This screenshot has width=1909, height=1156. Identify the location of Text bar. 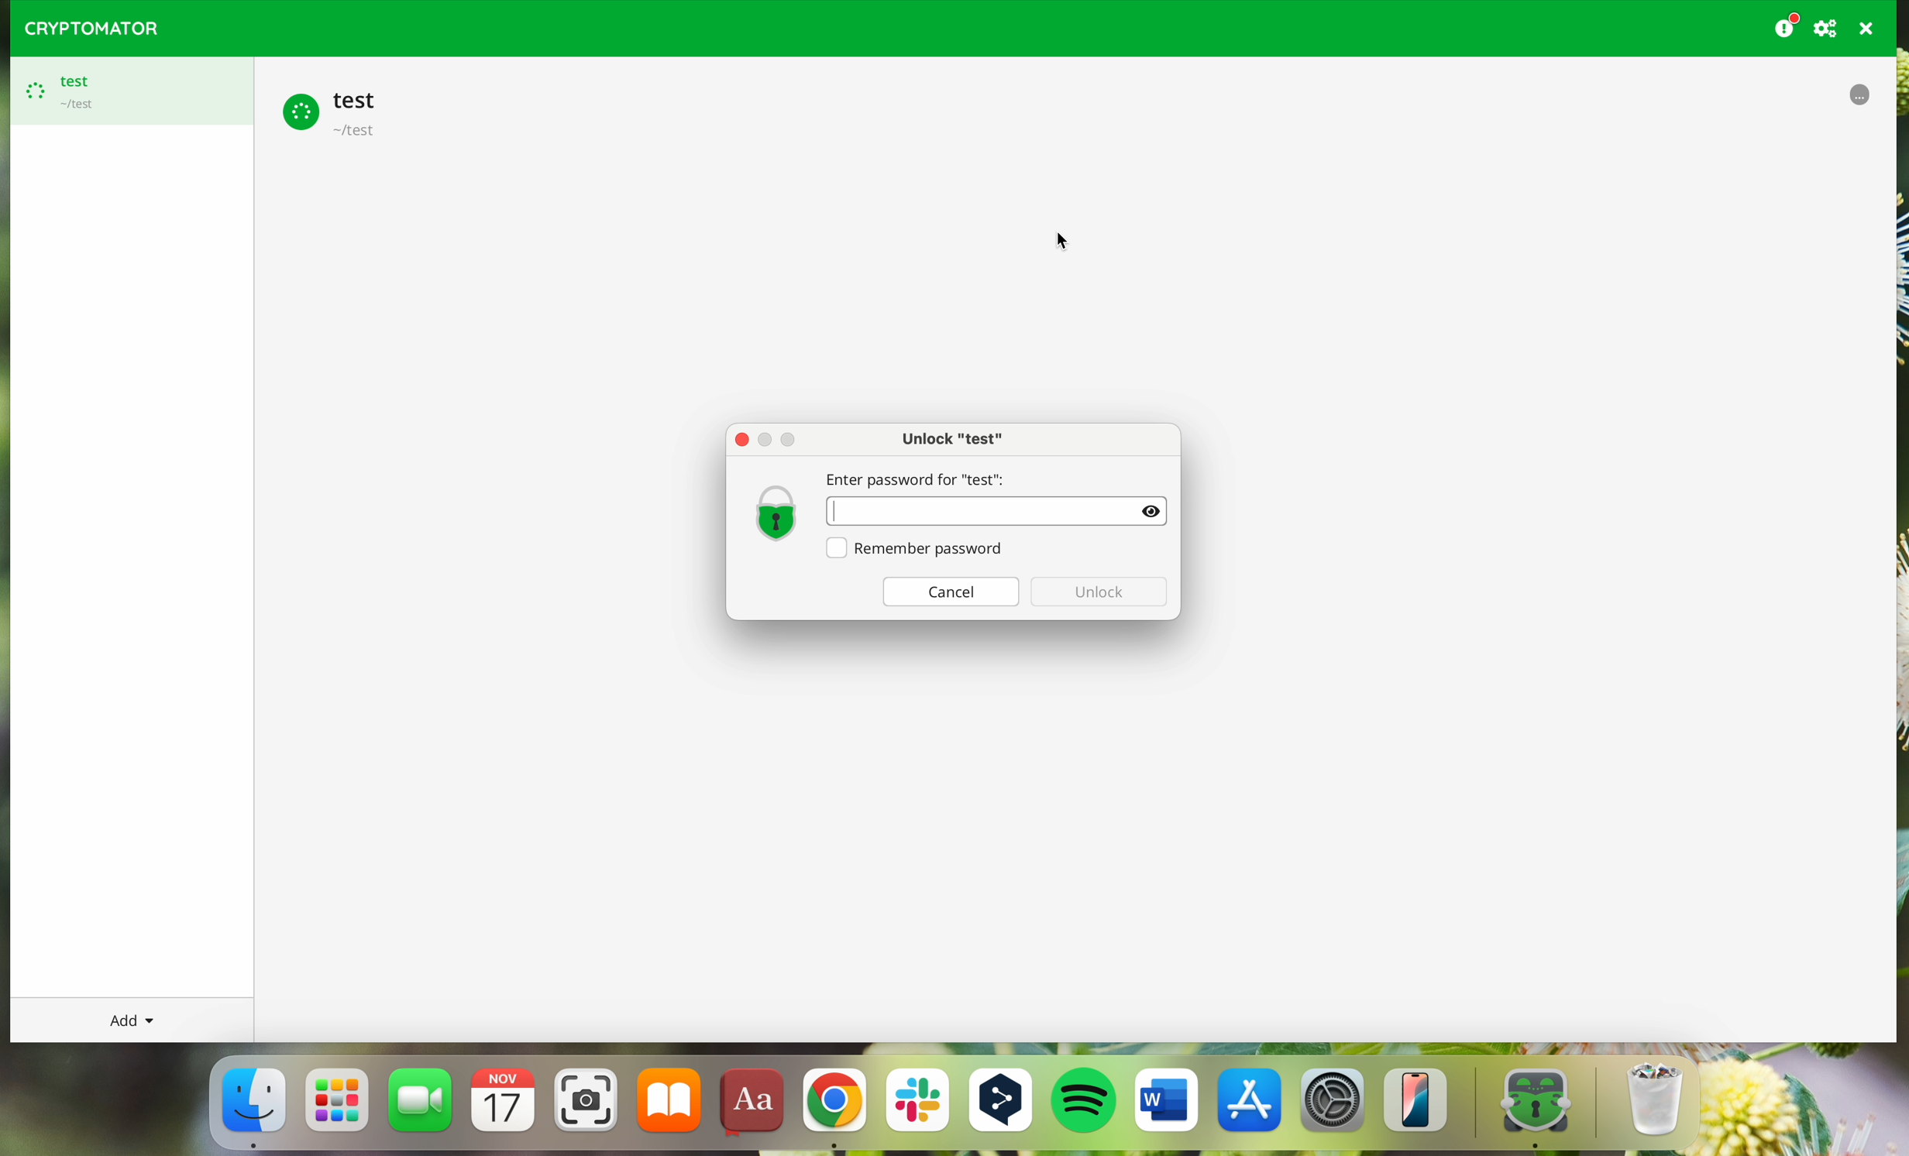
(1001, 511).